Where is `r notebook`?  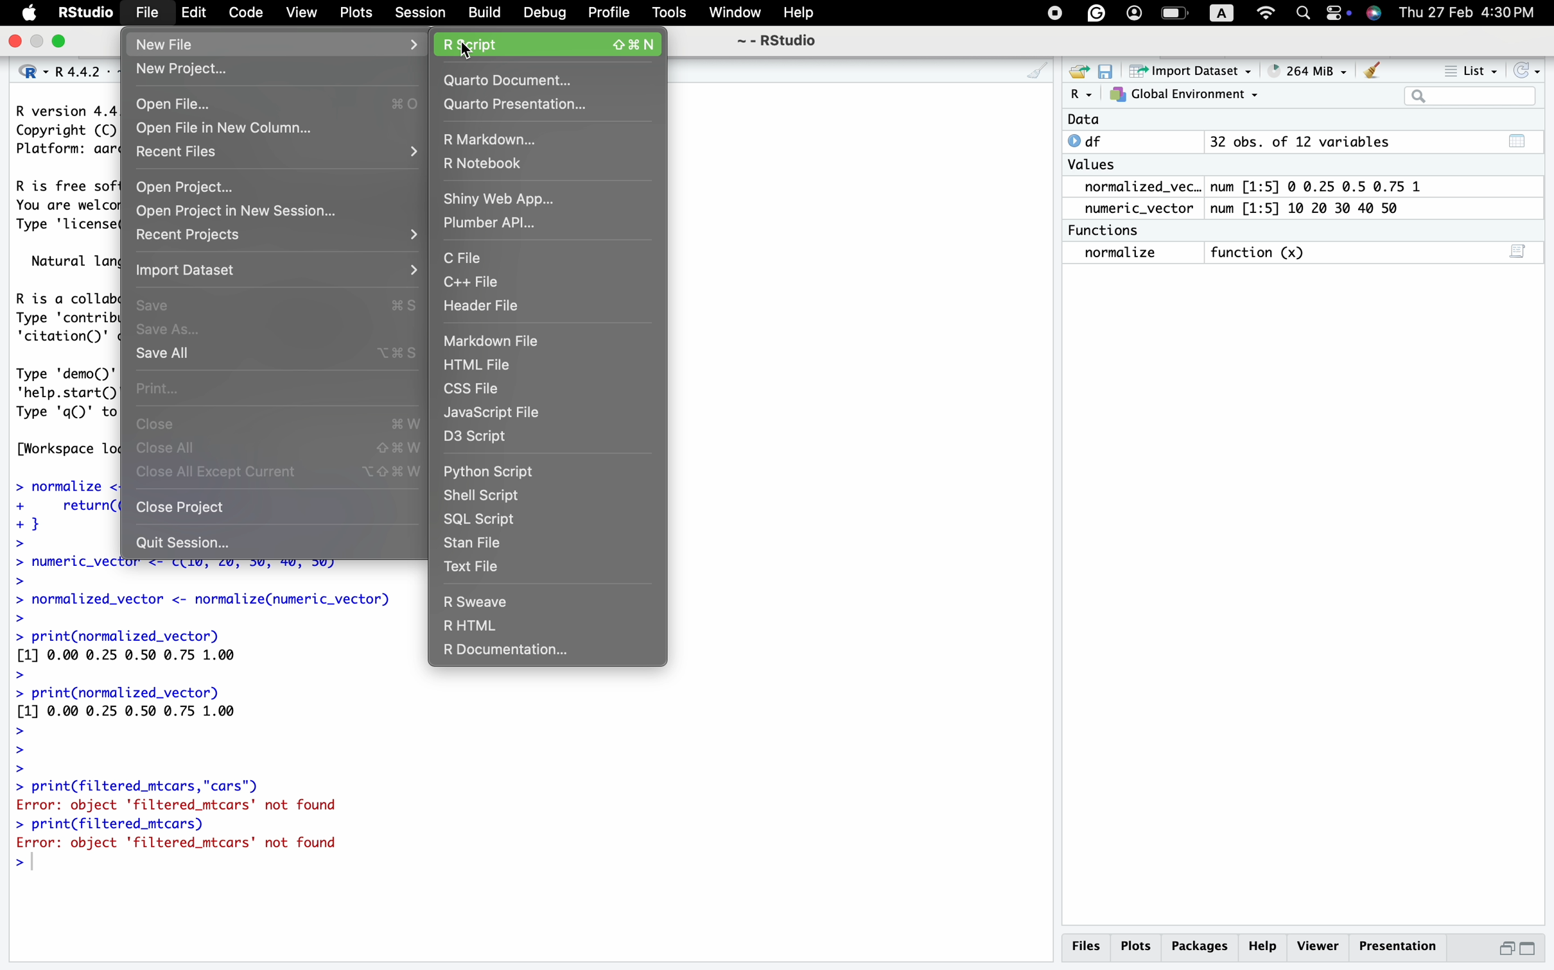 r notebook is located at coordinates (546, 164).